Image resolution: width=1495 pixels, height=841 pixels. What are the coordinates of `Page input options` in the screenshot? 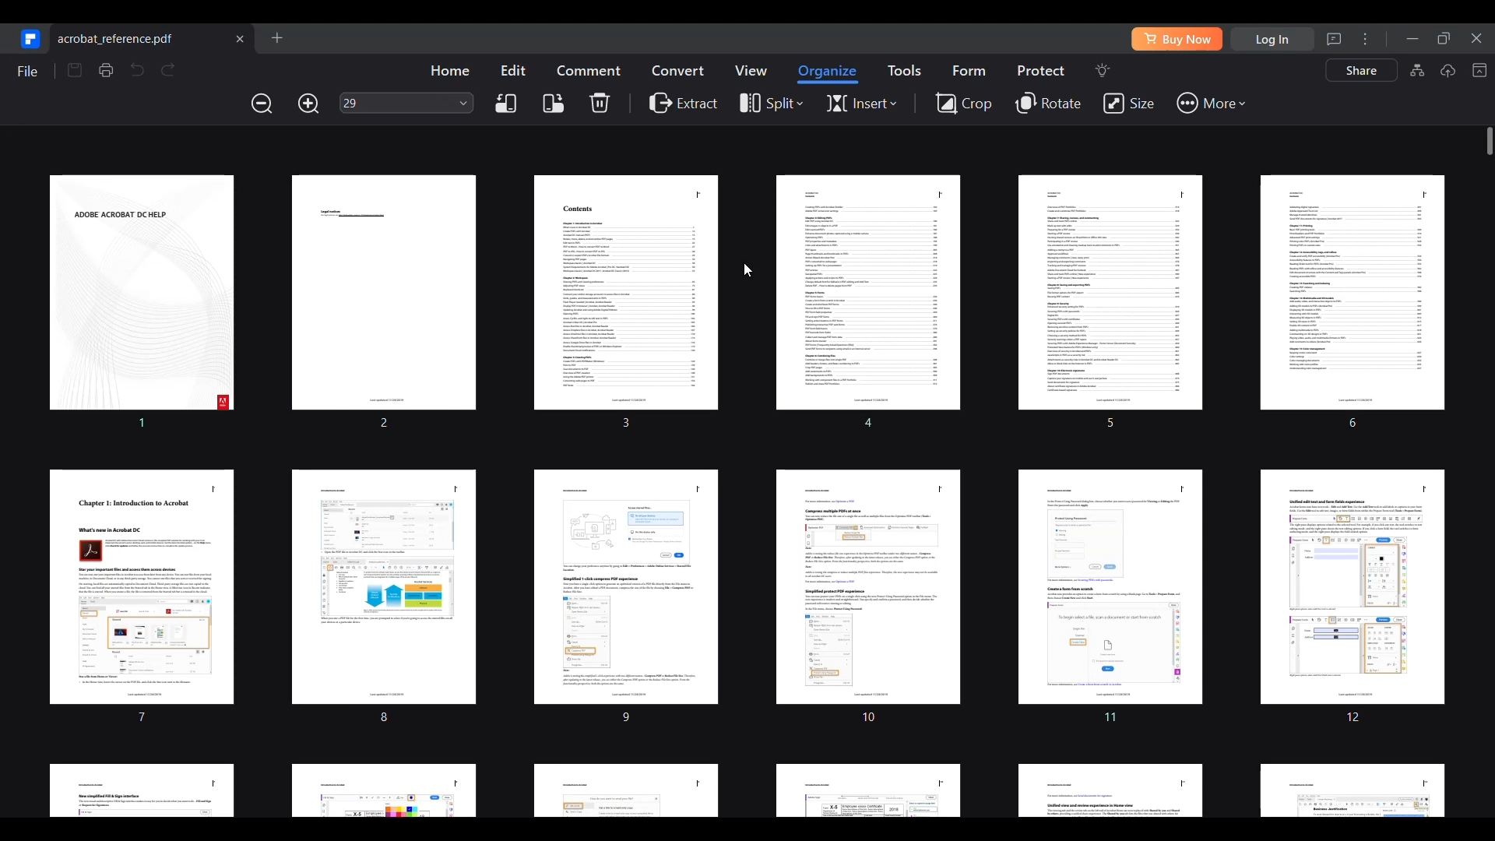 It's located at (464, 102).